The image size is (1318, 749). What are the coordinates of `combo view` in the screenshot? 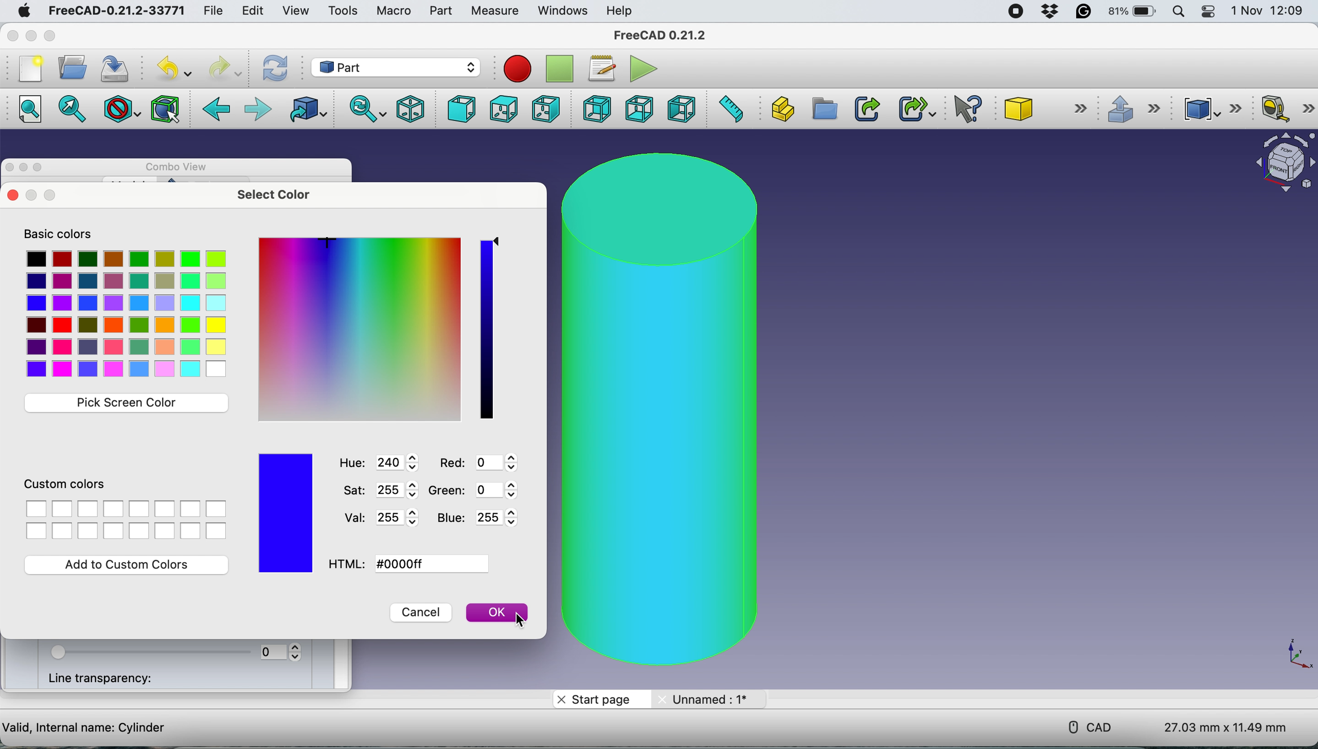 It's located at (181, 166).